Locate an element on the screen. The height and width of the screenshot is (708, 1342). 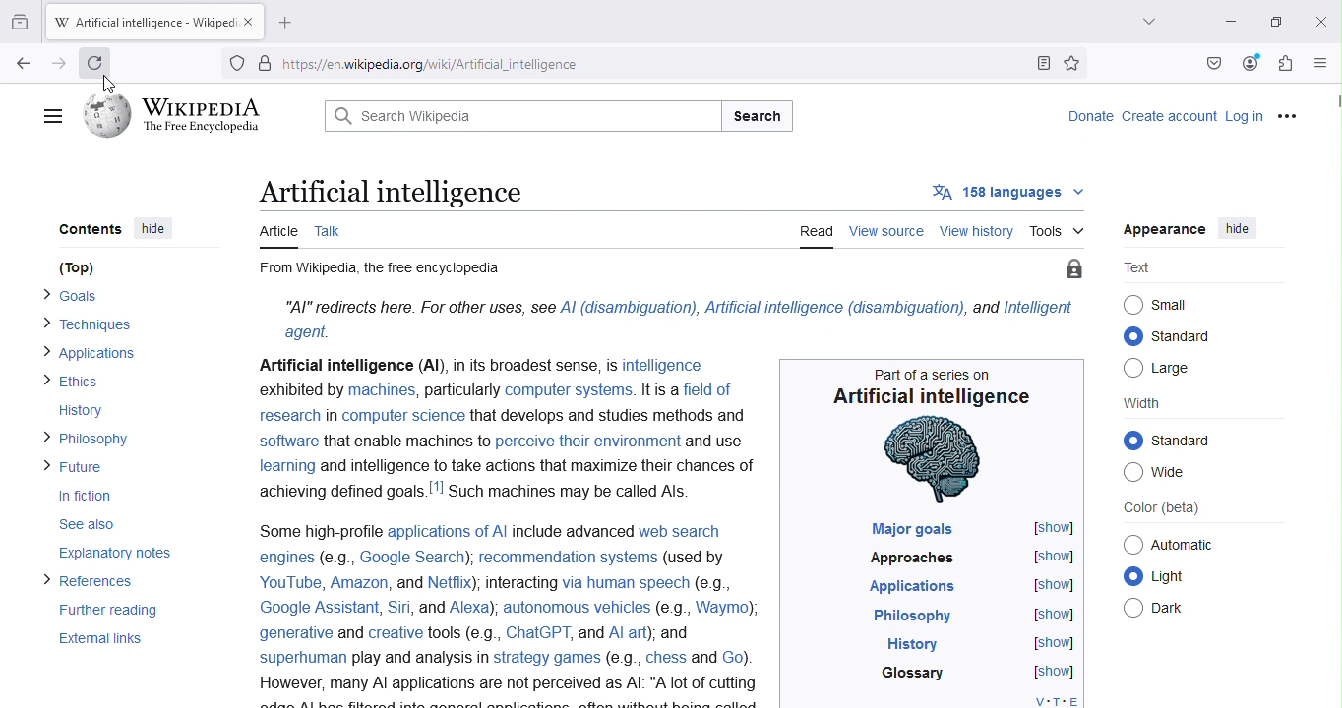
Main menu is located at coordinates (54, 117).